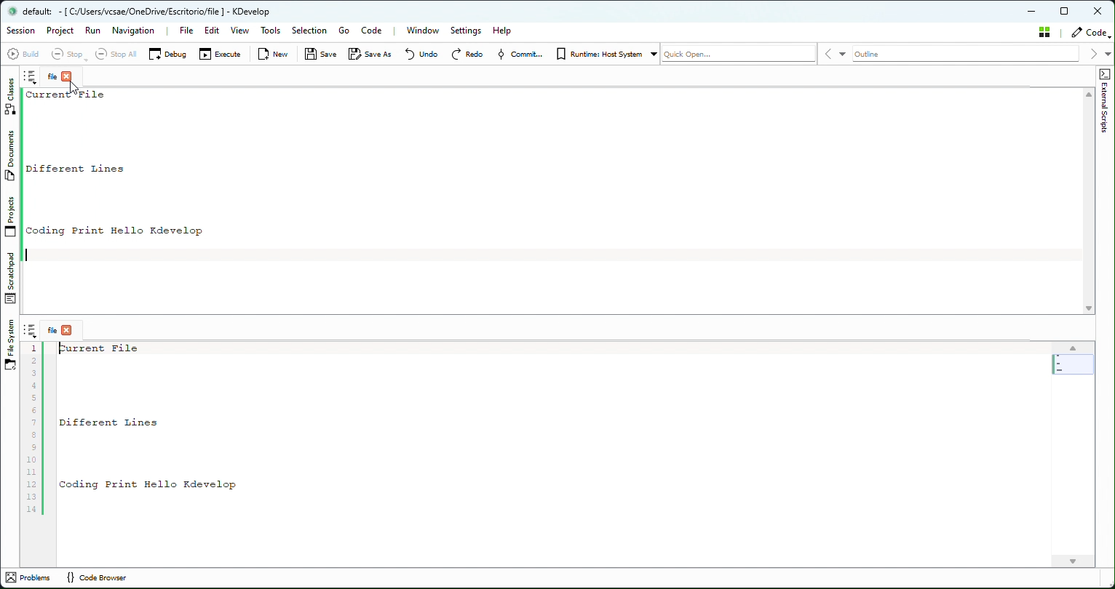 The image size is (1115, 589). I want to click on Scroll Up, so click(1087, 95).